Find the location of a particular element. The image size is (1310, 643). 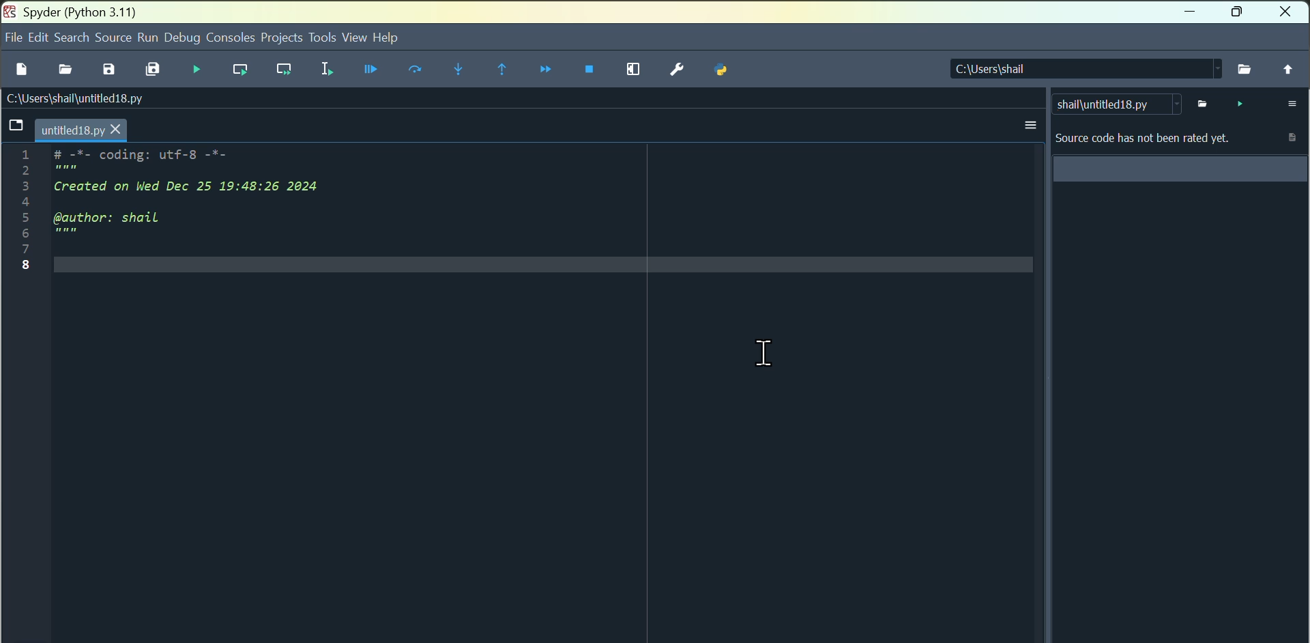

Continue debugging until next function is located at coordinates (543, 69).